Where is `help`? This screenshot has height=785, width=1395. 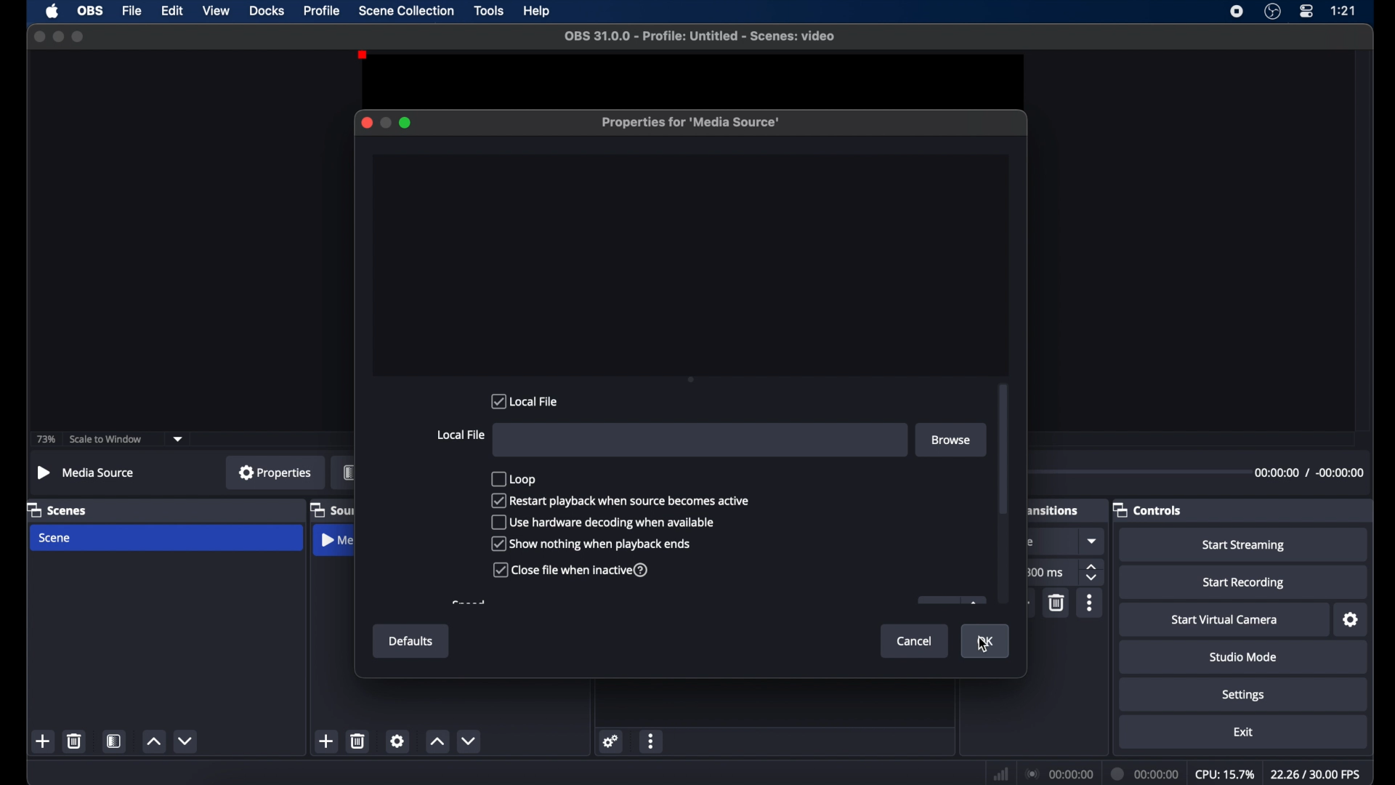
help is located at coordinates (538, 12).